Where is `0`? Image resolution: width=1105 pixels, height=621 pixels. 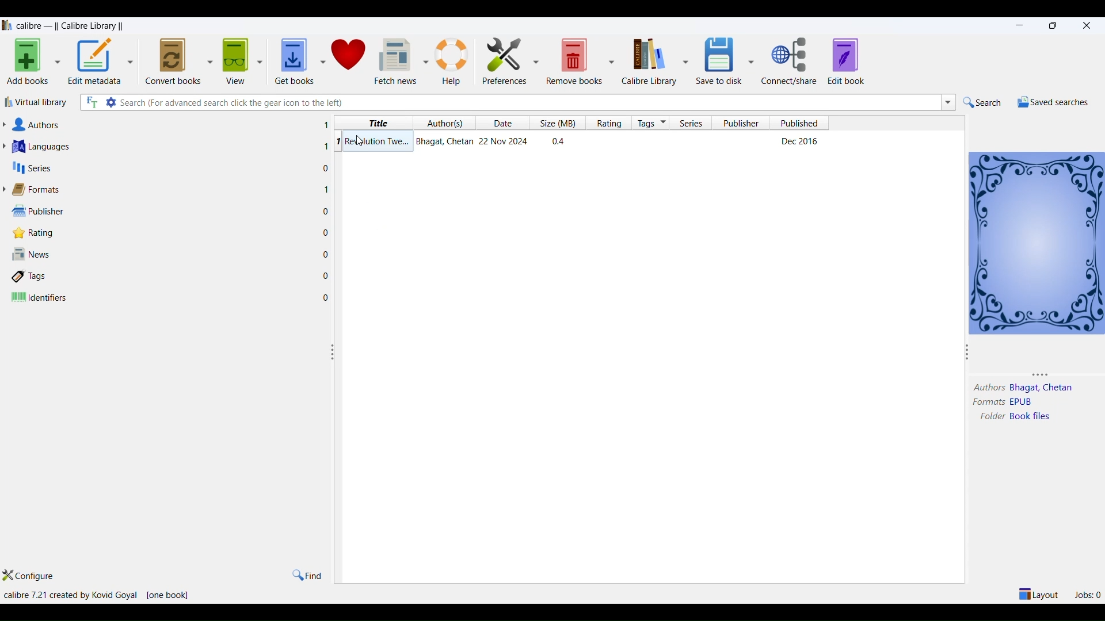 0 is located at coordinates (327, 168).